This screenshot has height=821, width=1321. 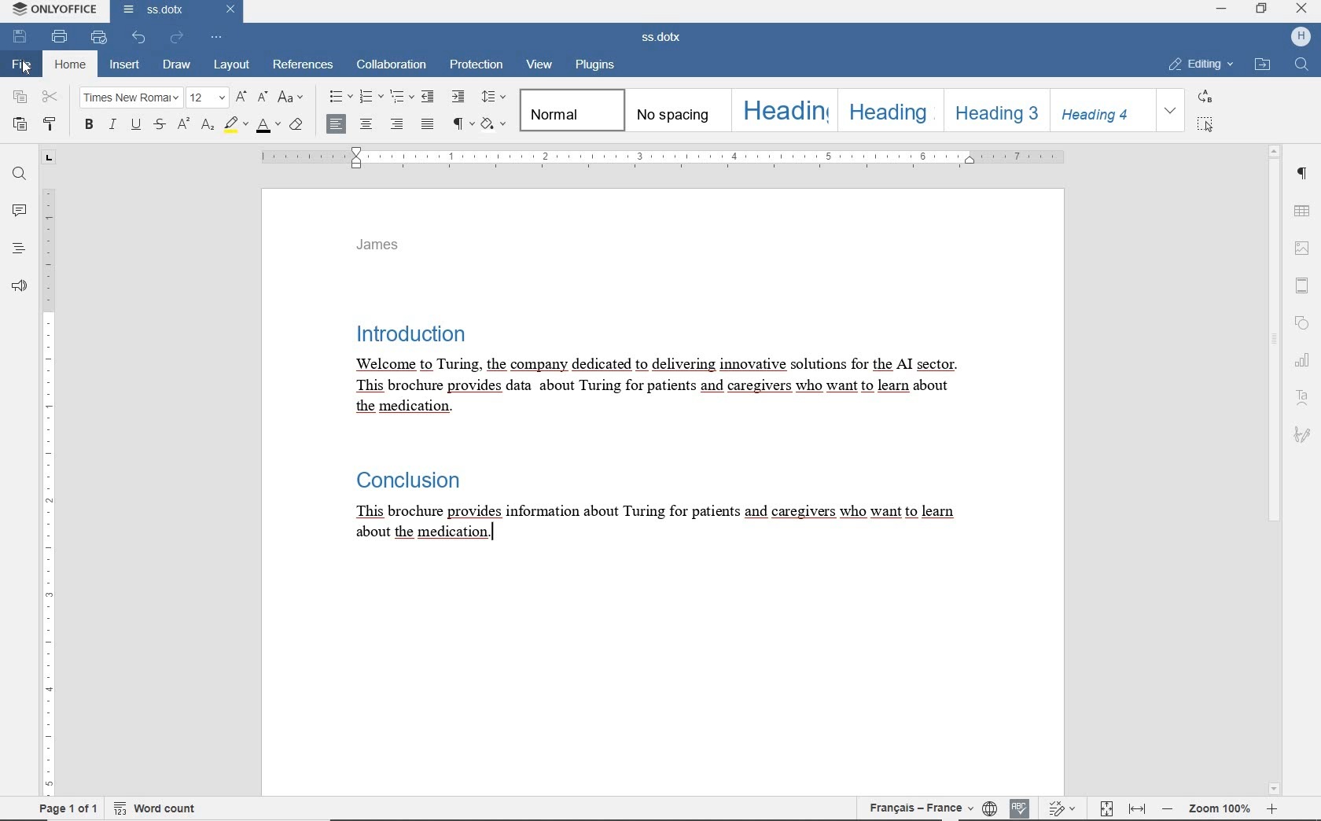 I want to click on INCREMENT FONT SIZE, so click(x=241, y=99).